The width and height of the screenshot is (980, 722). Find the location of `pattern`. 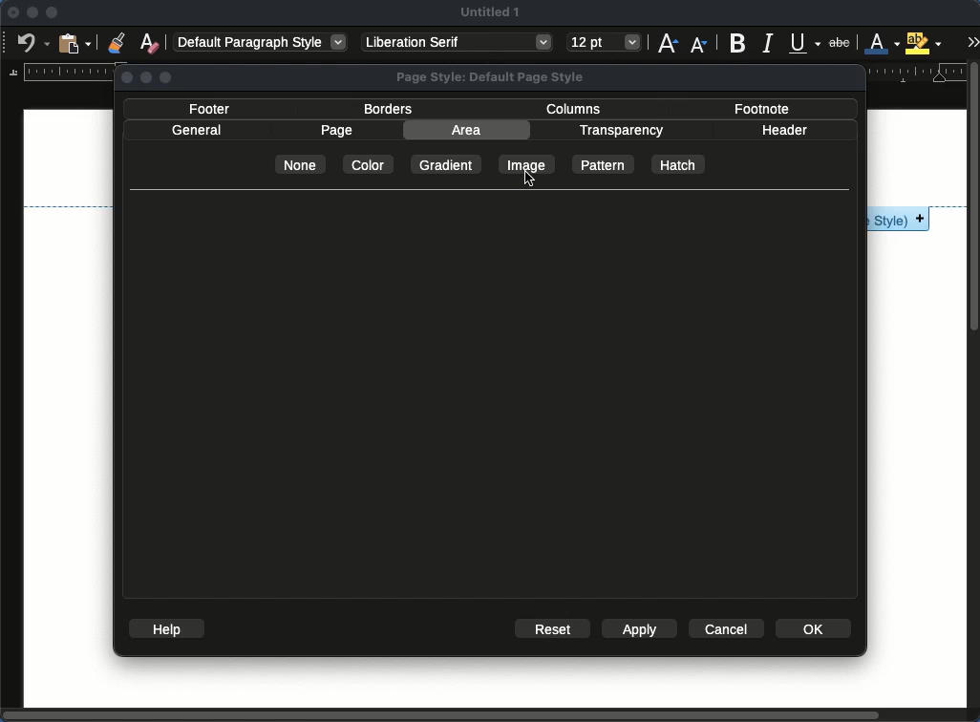

pattern is located at coordinates (604, 163).